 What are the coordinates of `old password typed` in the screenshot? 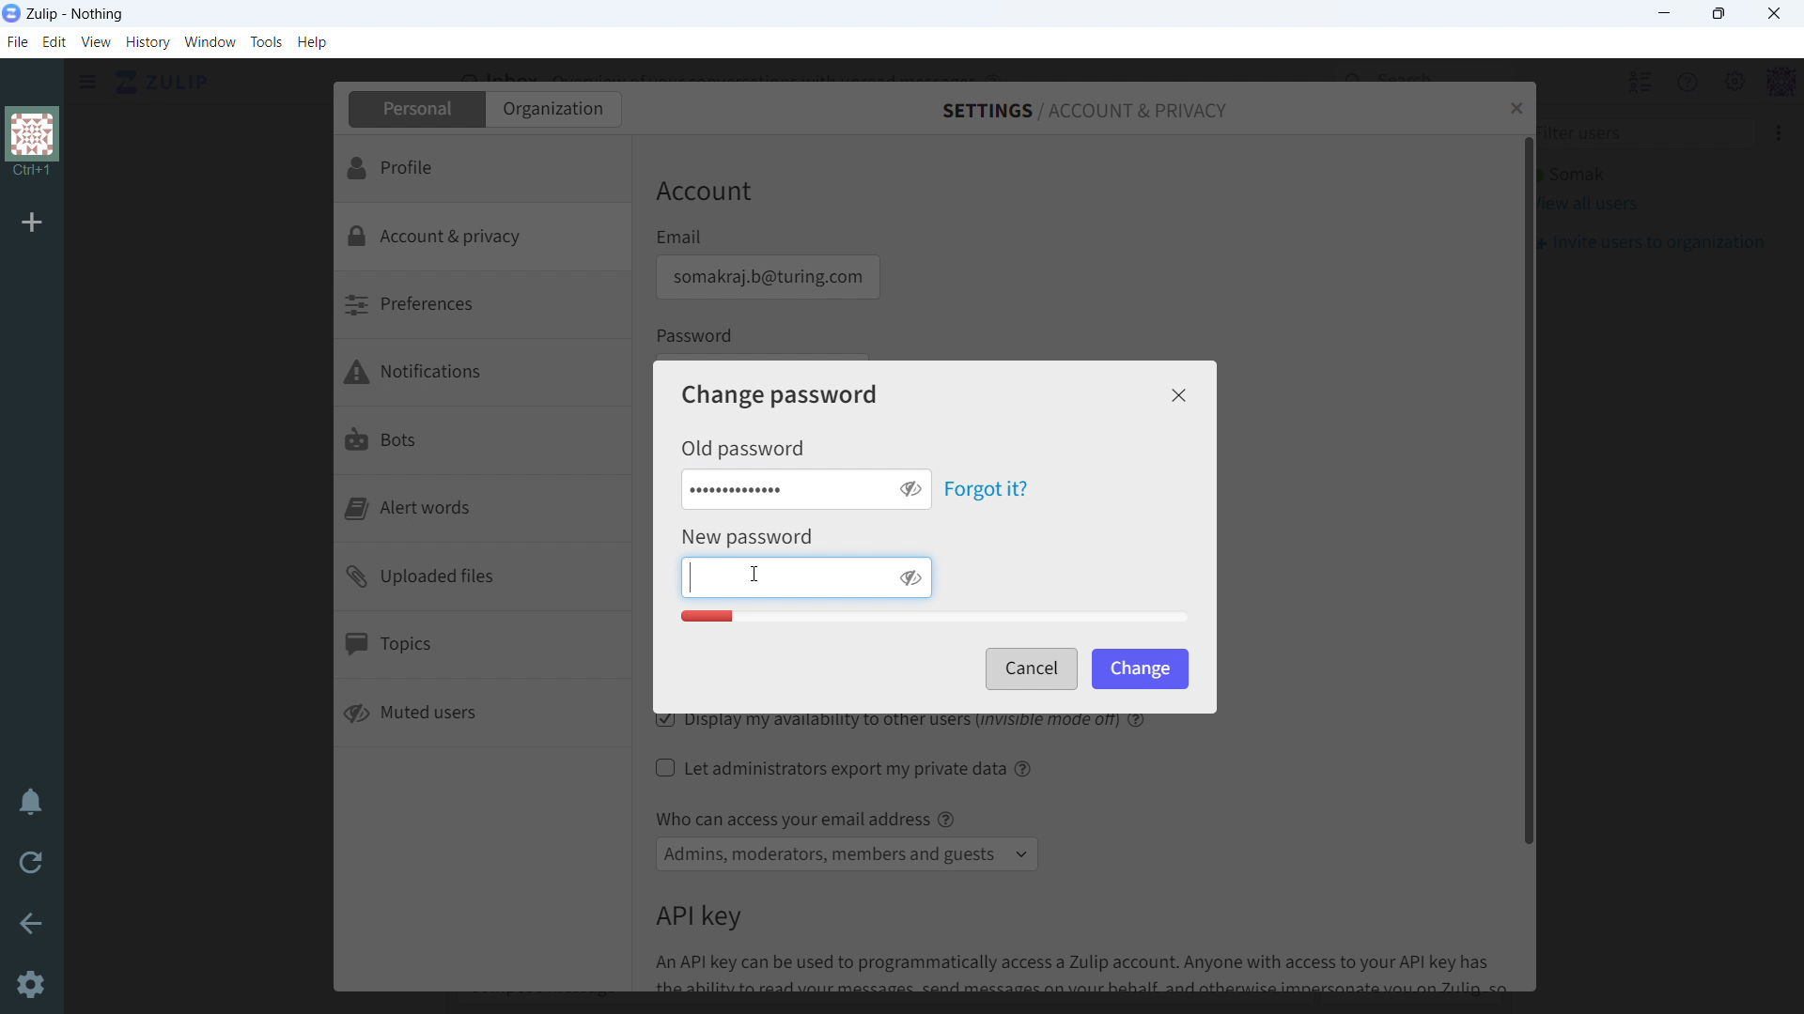 It's located at (742, 488).